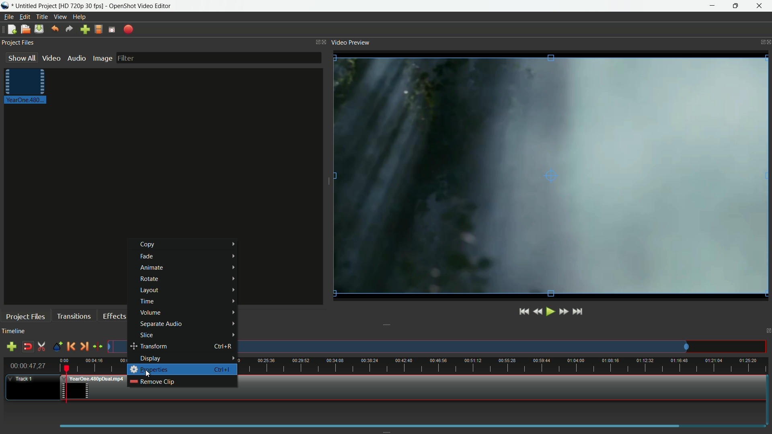  What do you see at coordinates (186, 324) in the screenshot?
I see `separate audio` at bounding box center [186, 324].